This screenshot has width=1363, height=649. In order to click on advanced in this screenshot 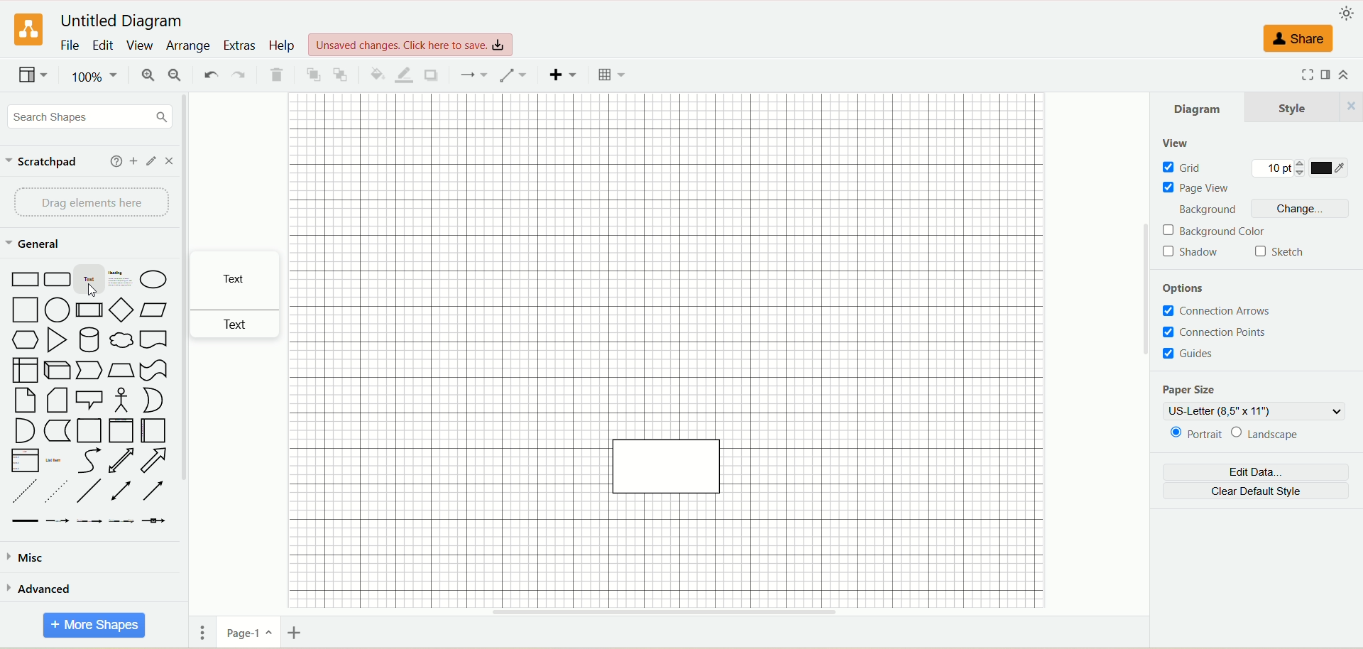, I will do `click(41, 589)`.